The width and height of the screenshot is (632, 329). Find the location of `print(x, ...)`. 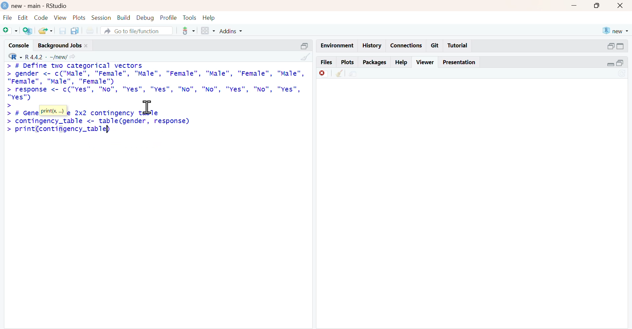

print(x, ...) is located at coordinates (53, 111).